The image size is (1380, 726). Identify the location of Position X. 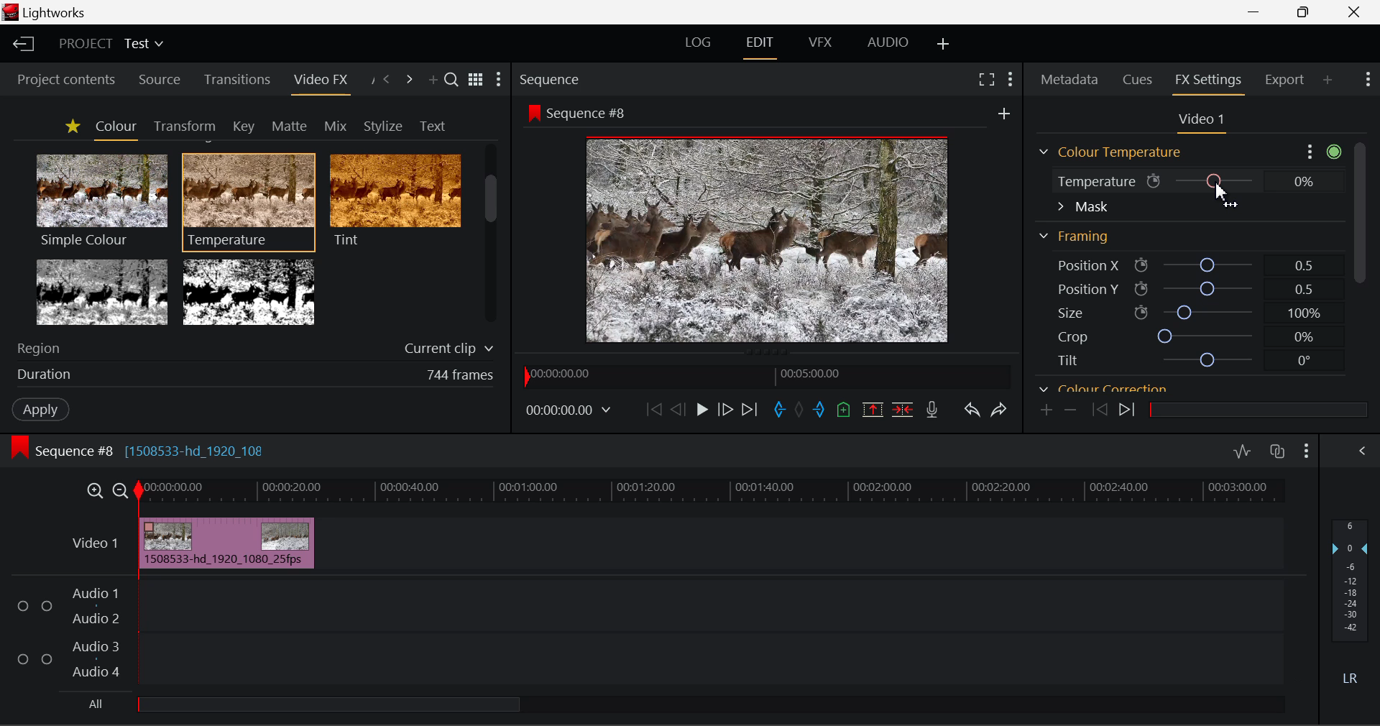
(1207, 266).